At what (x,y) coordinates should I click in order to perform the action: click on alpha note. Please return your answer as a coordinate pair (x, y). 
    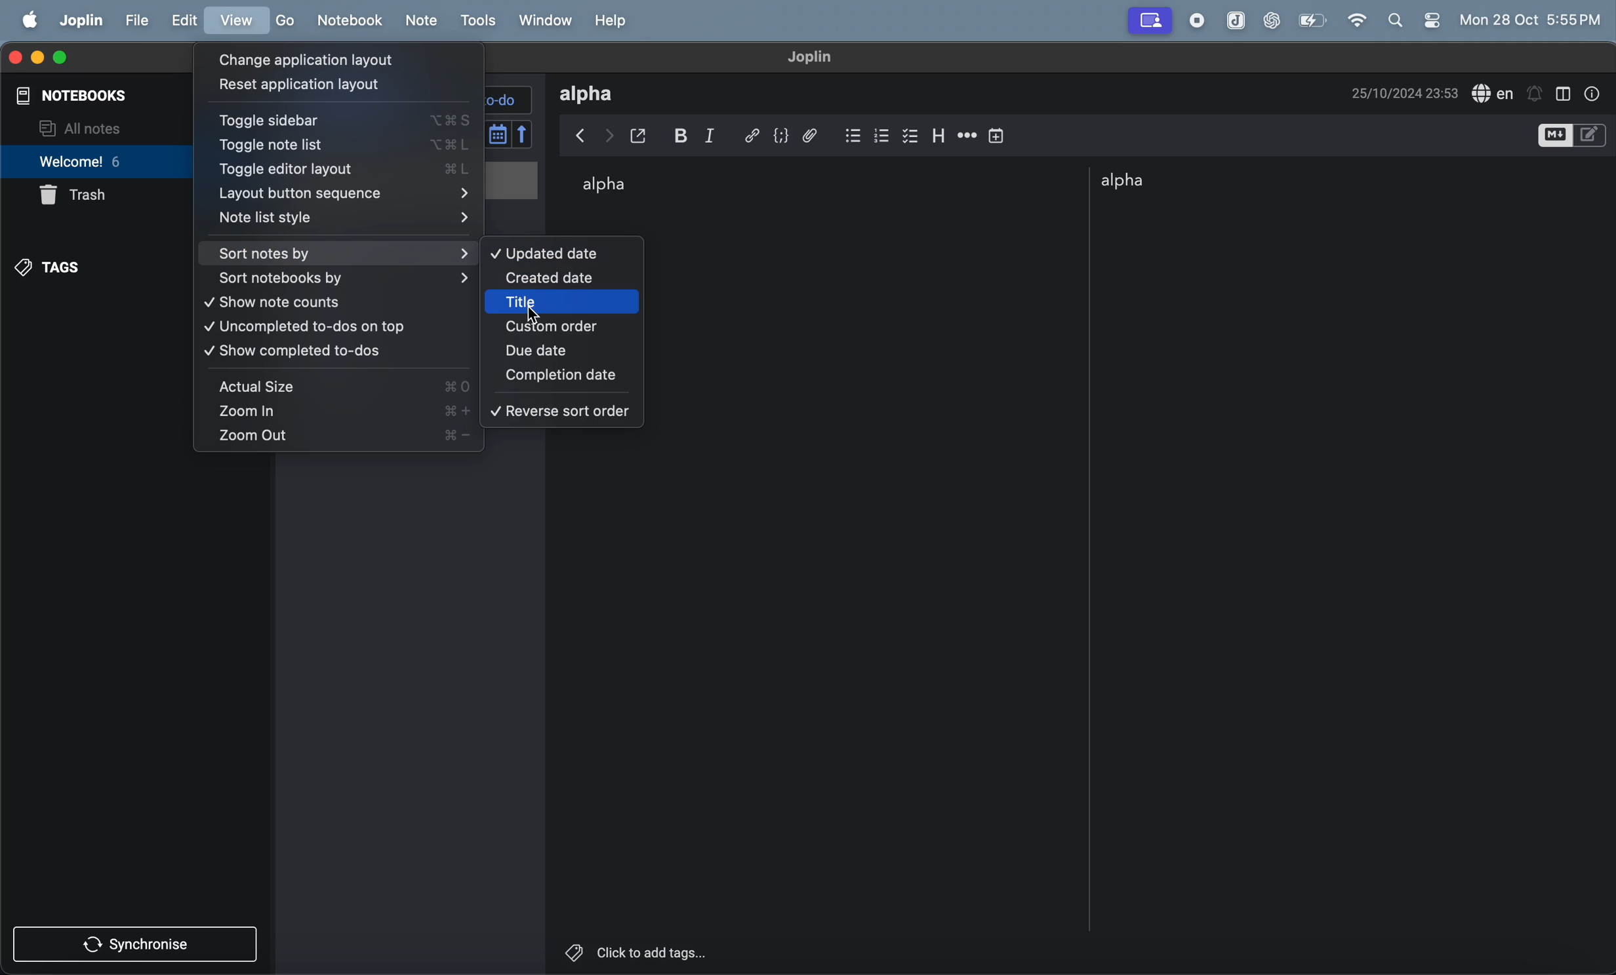
    Looking at the image, I should click on (1157, 181).